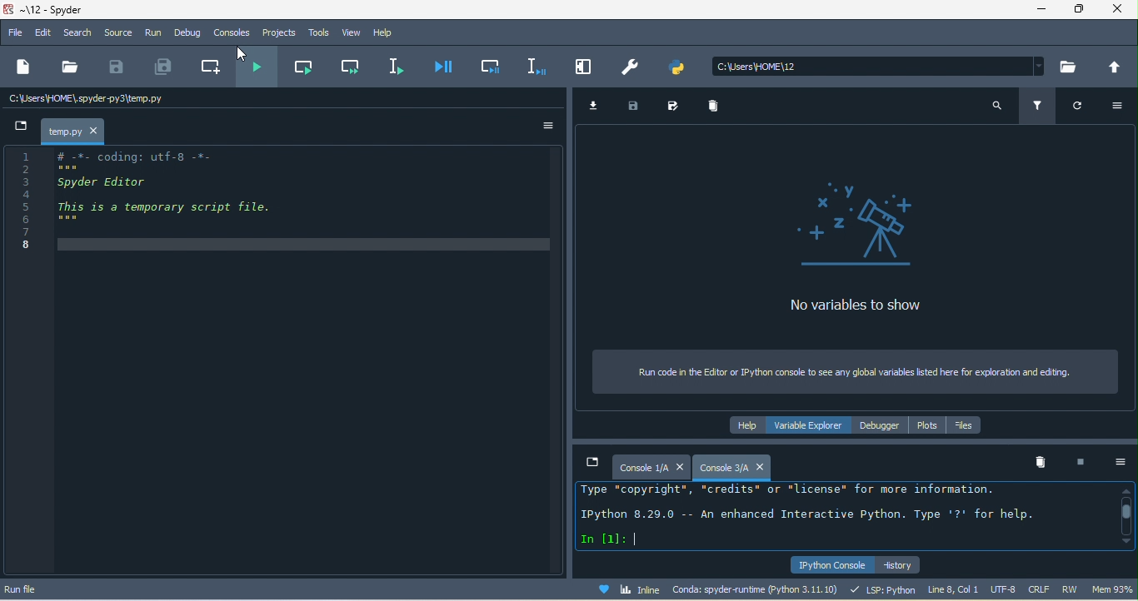 The height and width of the screenshot is (601, 1138). What do you see at coordinates (70, 10) in the screenshot?
I see `title` at bounding box center [70, 10].